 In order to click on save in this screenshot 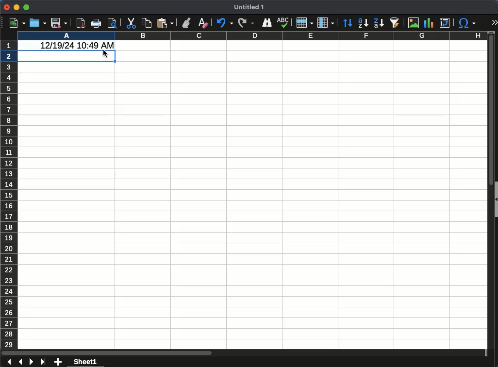, I will do `click(59, 23)`.